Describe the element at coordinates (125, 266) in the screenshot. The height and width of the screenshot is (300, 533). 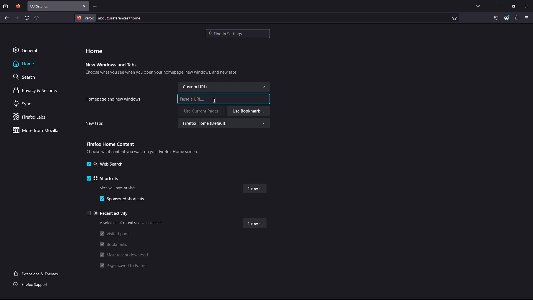
I see `Pages saved to Pocket` at that location.